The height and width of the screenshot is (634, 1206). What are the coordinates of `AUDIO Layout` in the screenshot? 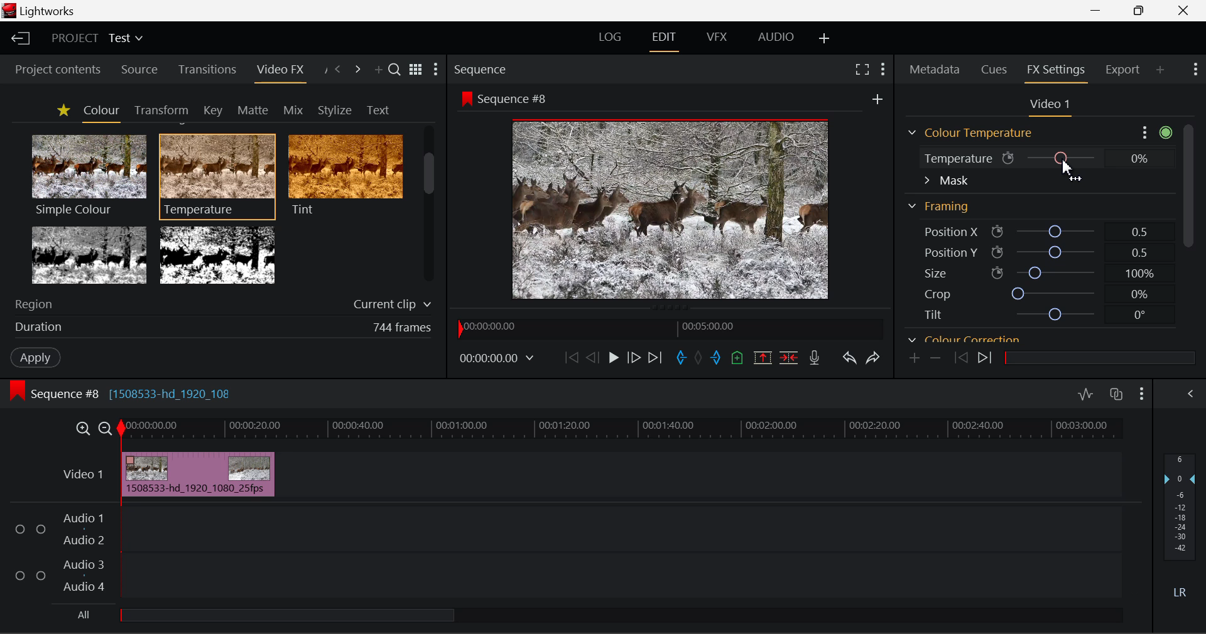 It's located at (776, 36).